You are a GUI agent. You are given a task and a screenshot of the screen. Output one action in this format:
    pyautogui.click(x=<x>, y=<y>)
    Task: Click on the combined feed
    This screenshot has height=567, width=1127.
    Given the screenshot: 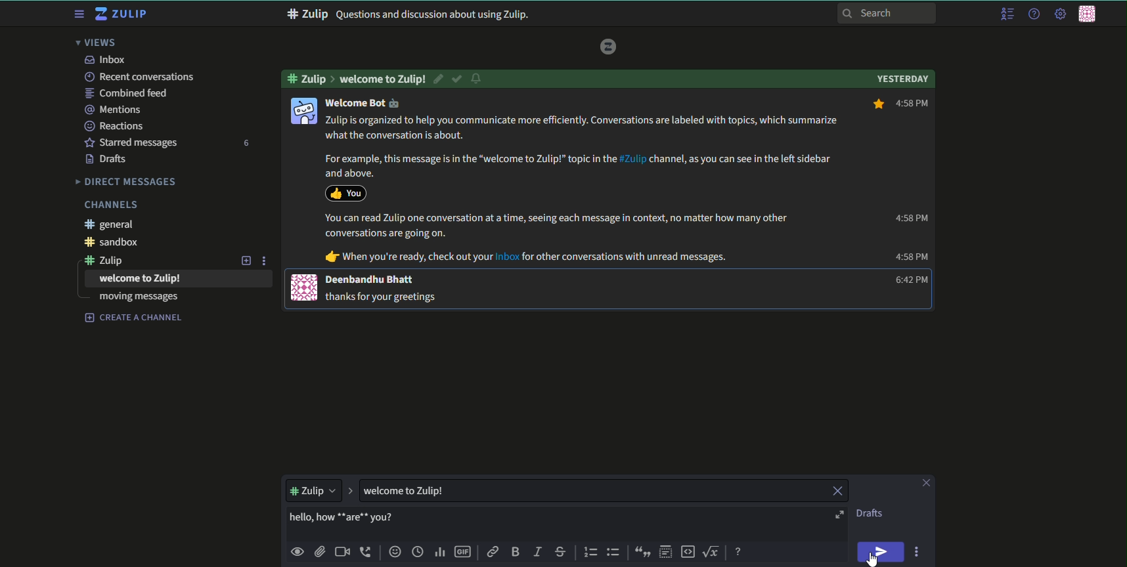 What is the action you would take?
    pyautogui.click(x=128, y=93)
    